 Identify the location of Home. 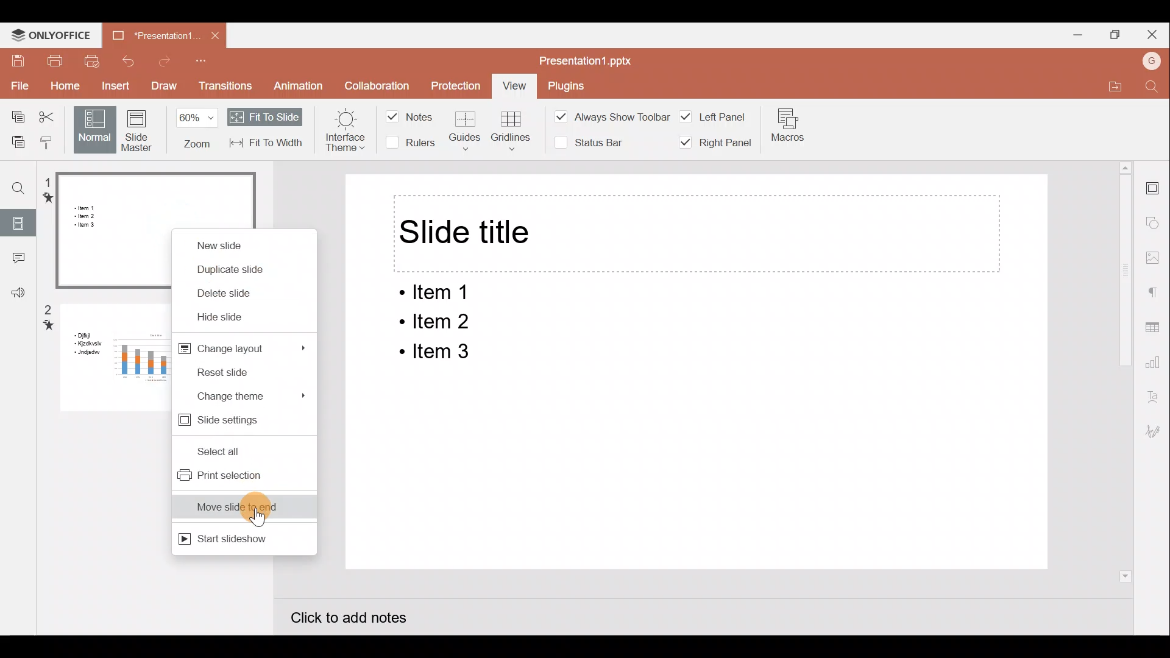
(65, 86).